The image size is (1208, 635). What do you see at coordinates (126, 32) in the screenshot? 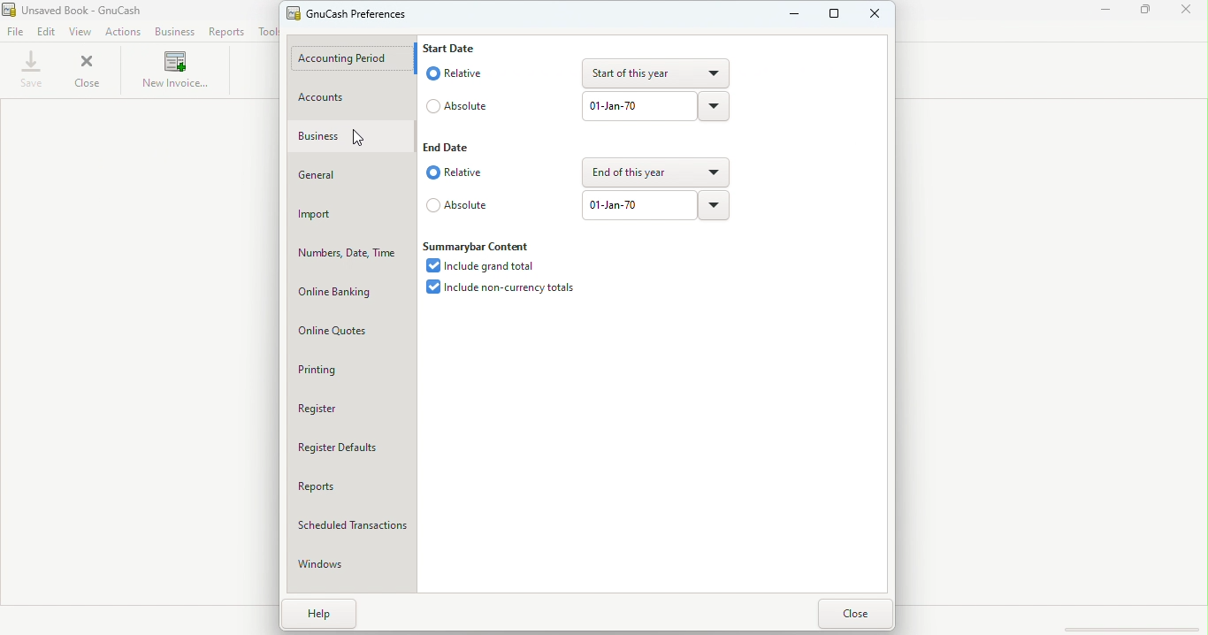
I see `Actions` at bounding box center [126, 32].